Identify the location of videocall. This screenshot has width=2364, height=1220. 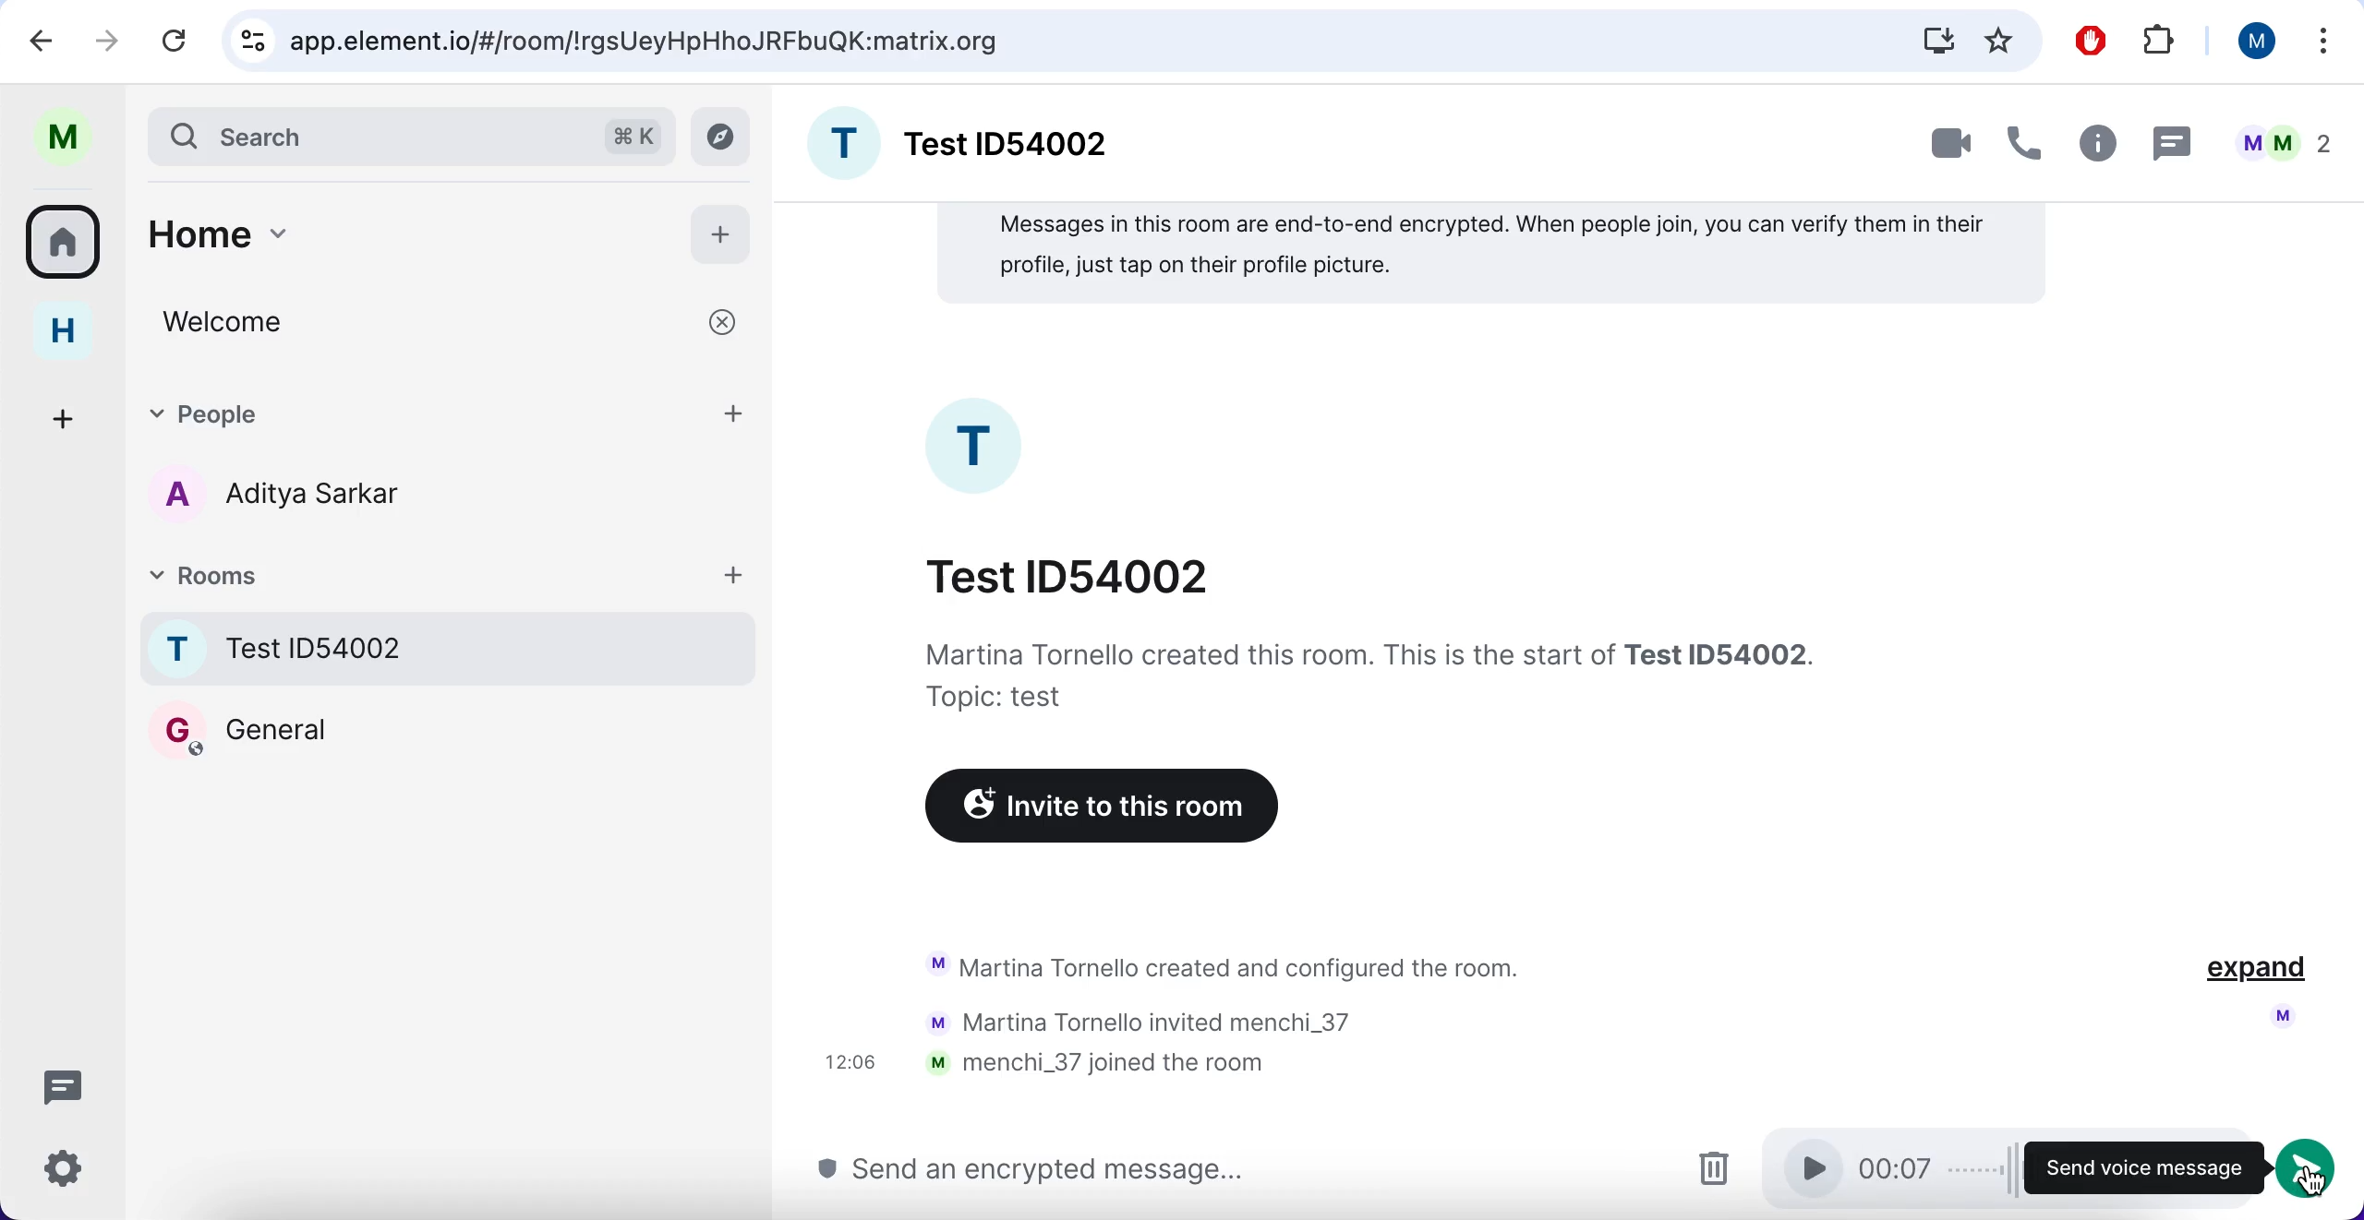
(1948, 146).